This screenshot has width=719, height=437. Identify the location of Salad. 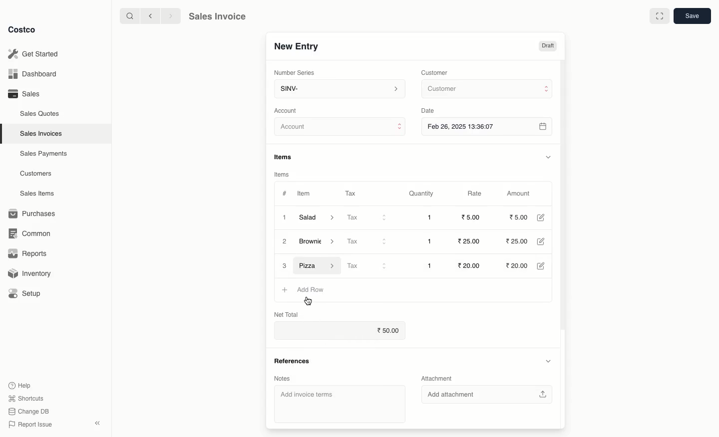
(317, 218).